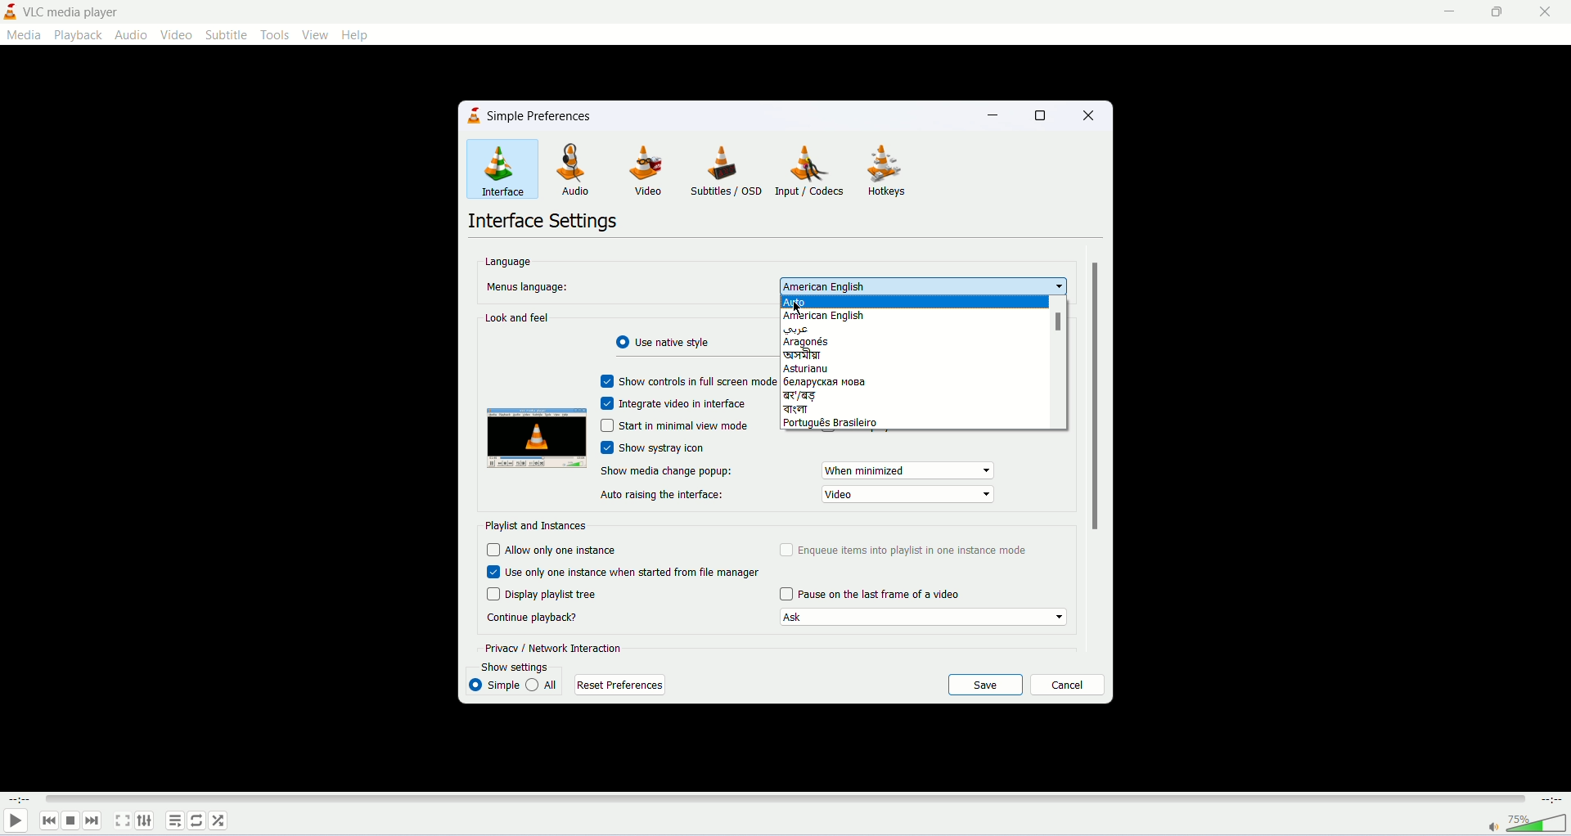 The width and height of the screenshot is (1571, 836). I want to click on arabic, so click(914, 329).